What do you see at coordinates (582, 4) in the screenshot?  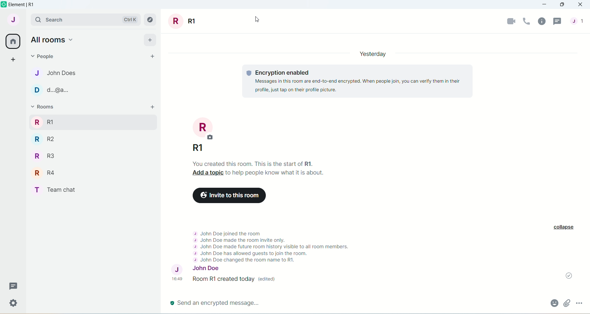 I see `close` at bounding box center [582, 4].